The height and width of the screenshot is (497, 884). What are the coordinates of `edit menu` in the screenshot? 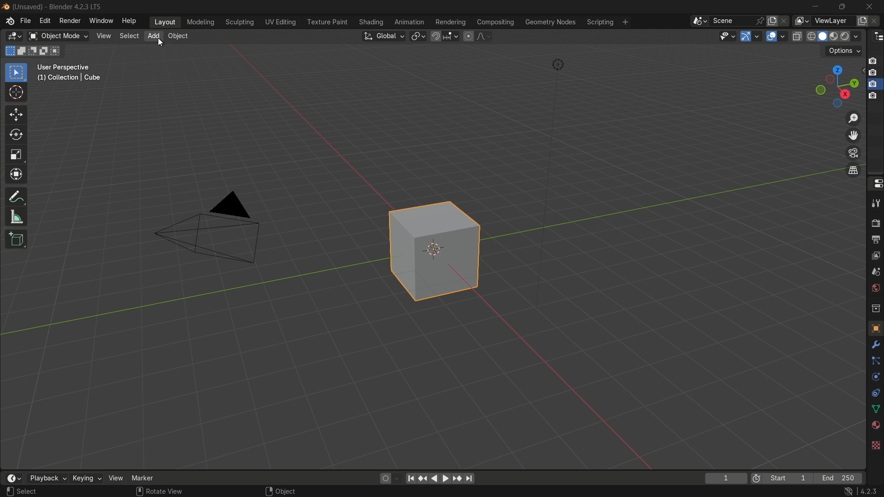 It's located at (44, 20).